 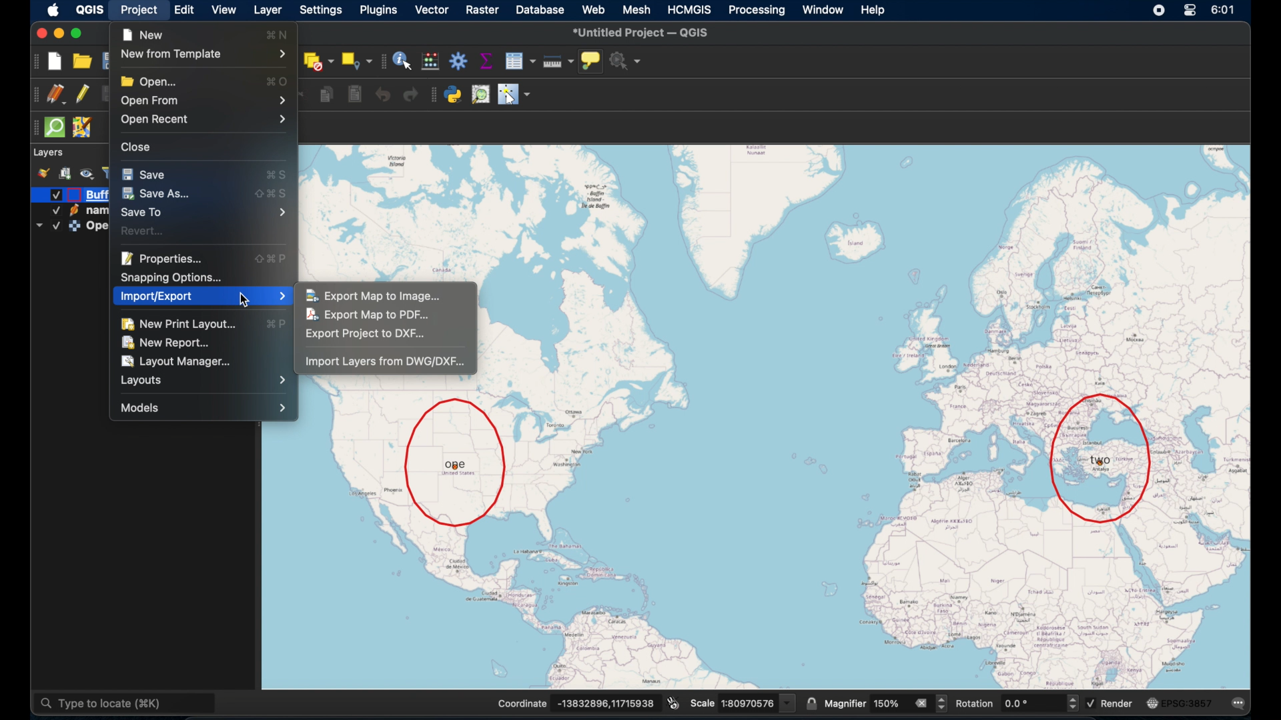 I want to click on remove all, so click(x=921, y=702).